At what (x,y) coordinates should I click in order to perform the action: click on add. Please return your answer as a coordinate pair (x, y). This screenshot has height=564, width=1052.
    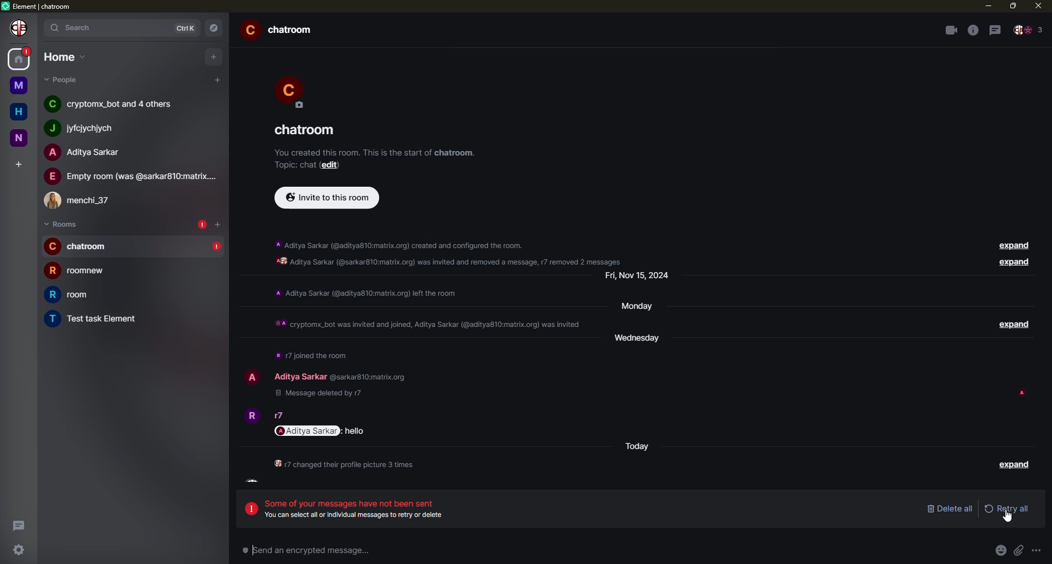
    Looking at the image, I should click on (18, 162).